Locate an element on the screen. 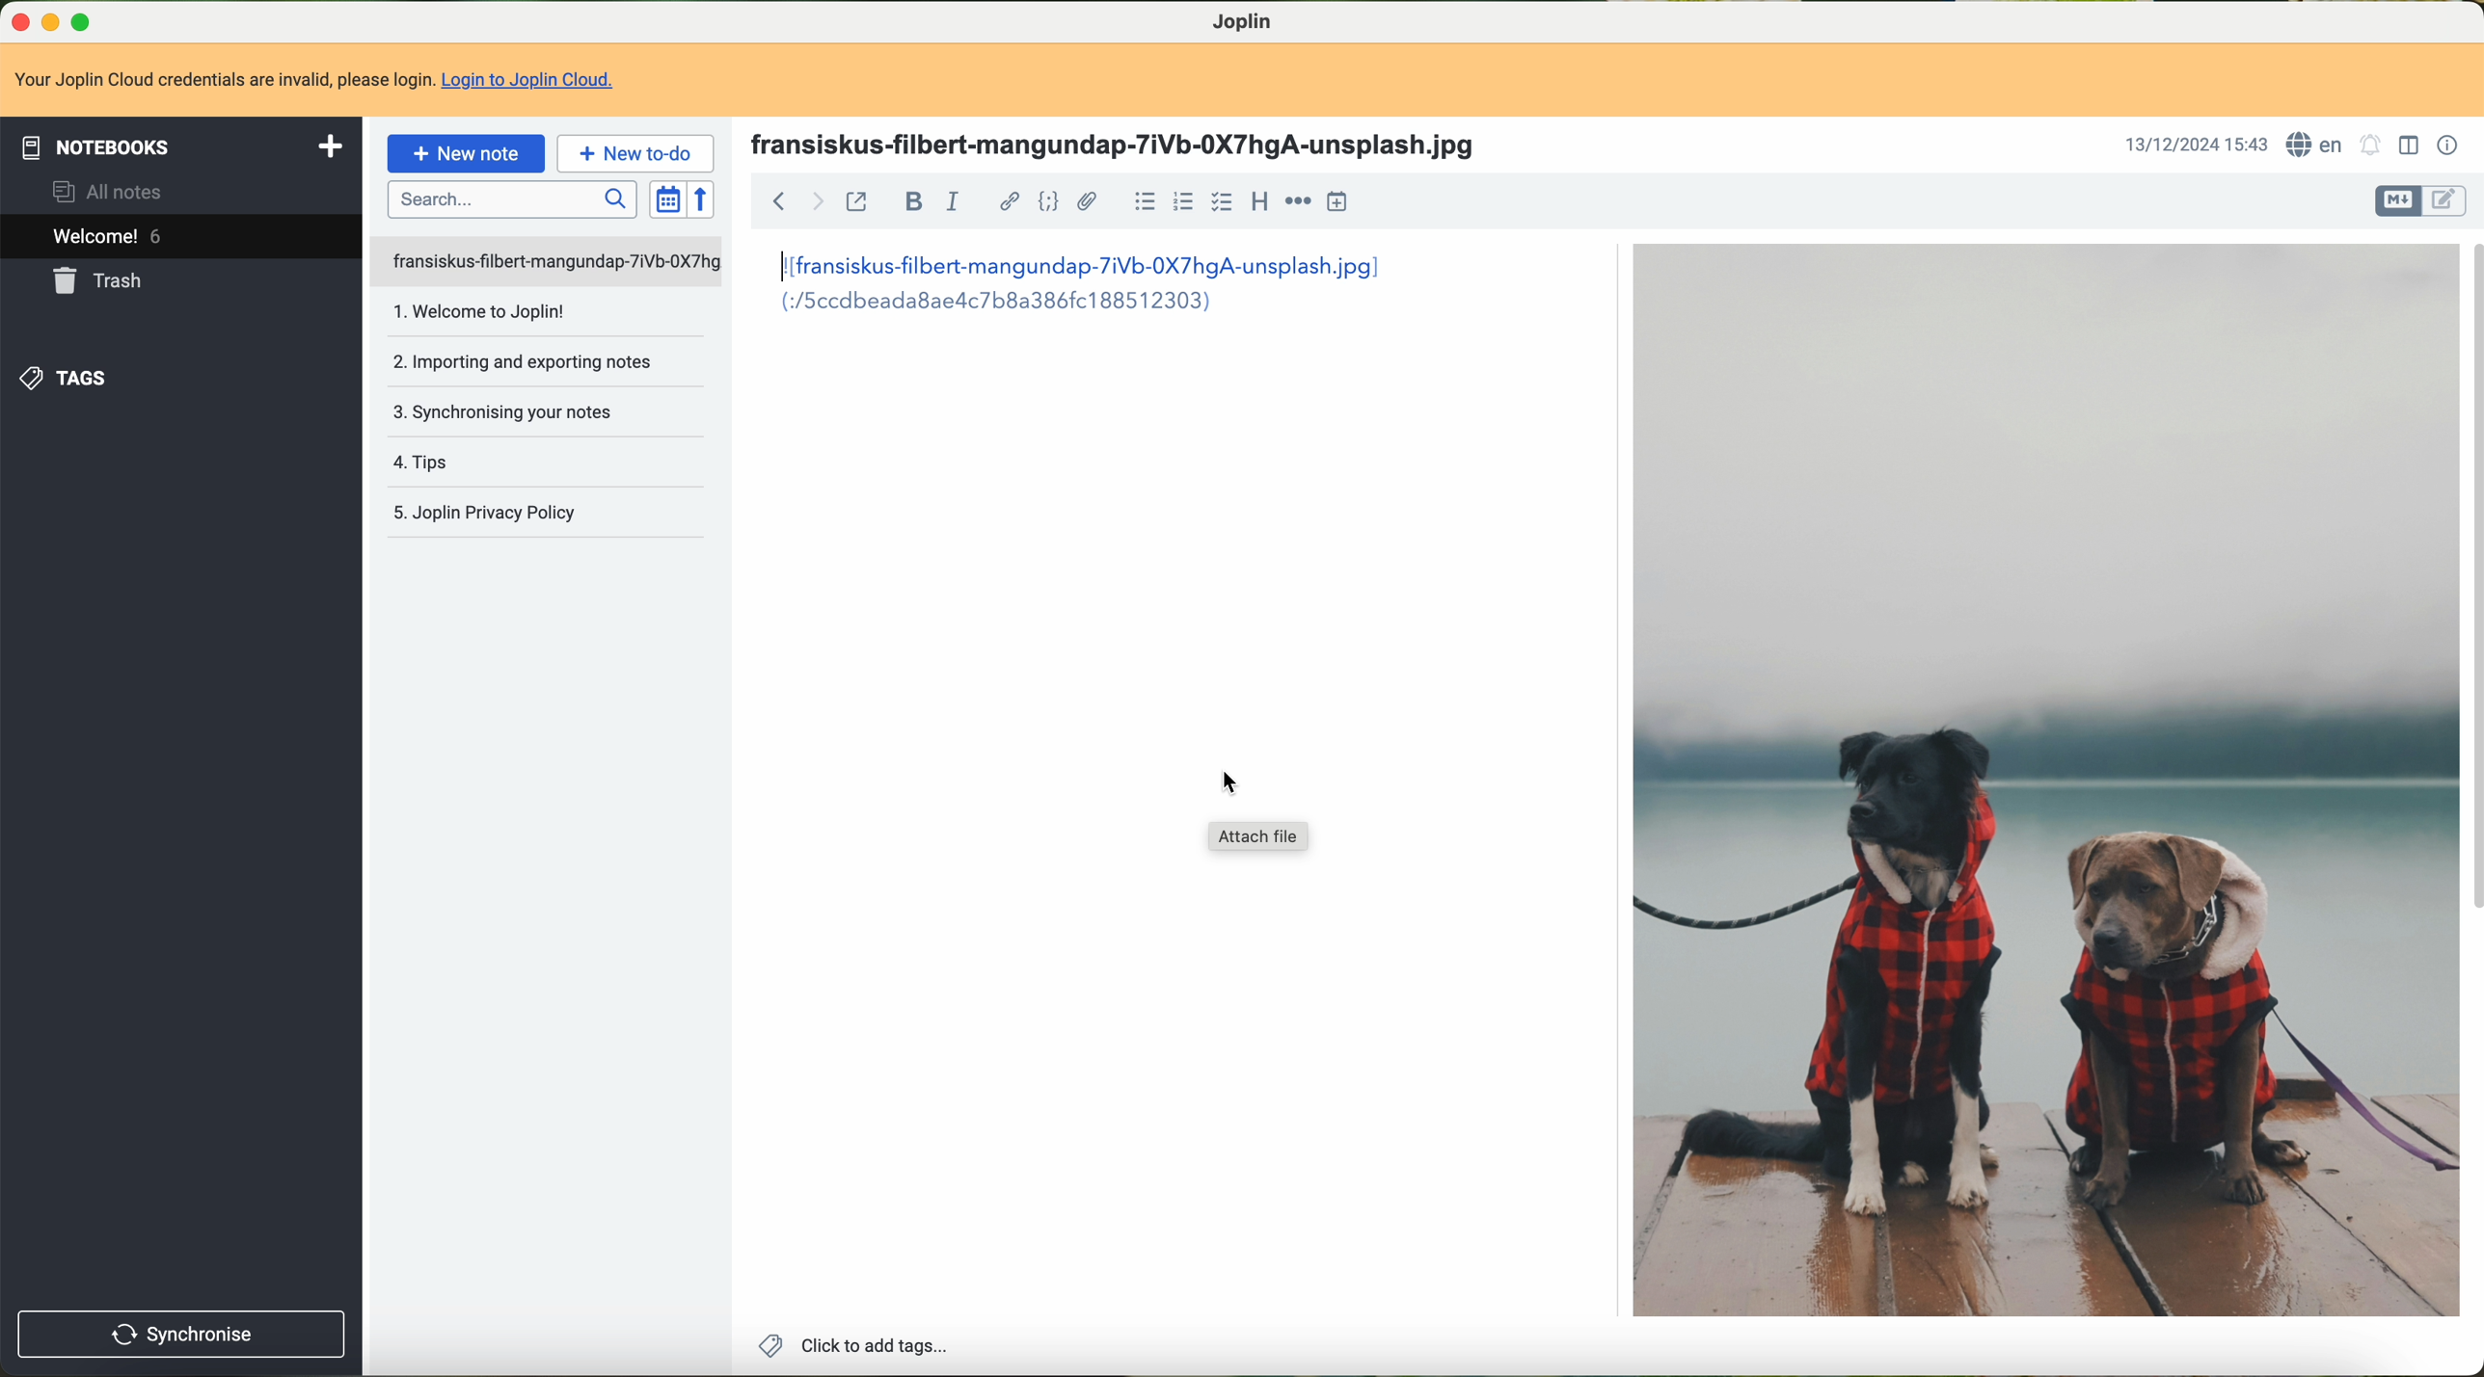 This screenshot has height=1377, width=2484. close Calibre is located at coordinates (18, 20).